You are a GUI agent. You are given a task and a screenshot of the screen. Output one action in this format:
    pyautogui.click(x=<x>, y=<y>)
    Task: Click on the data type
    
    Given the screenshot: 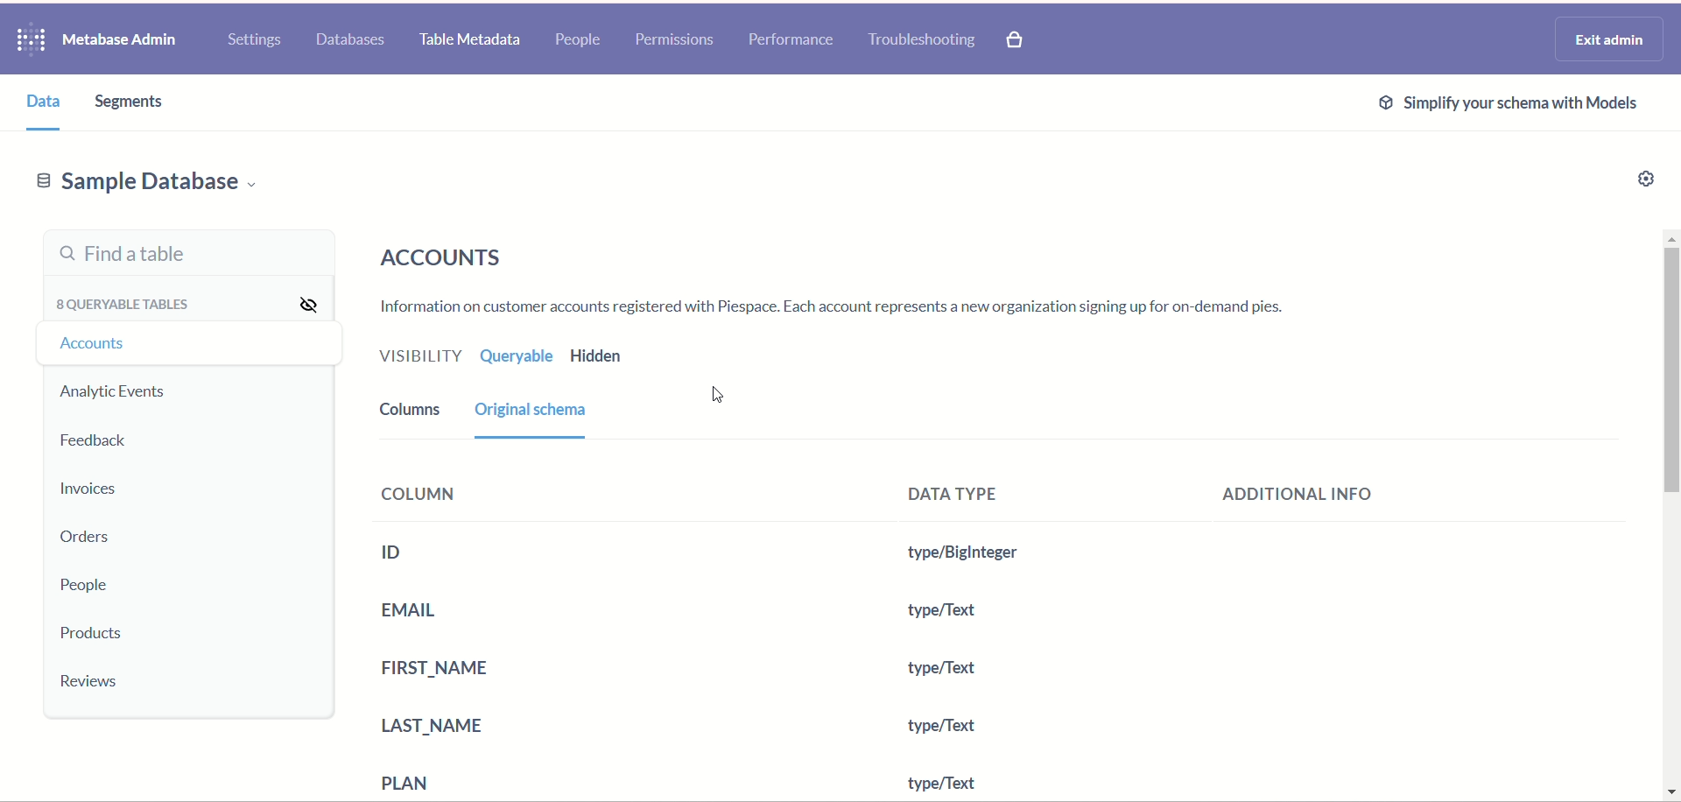 What is the action you would take?
    pyautogui.click(x=953, y=491)
    